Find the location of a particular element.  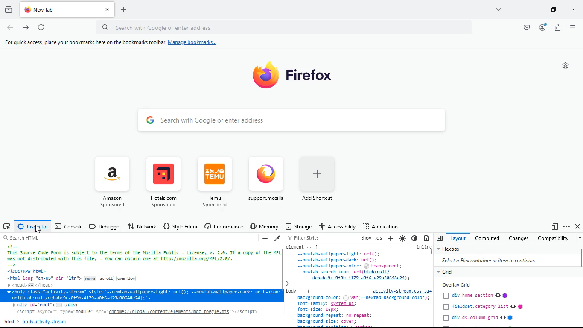

more is located at coordinates (391, 238).